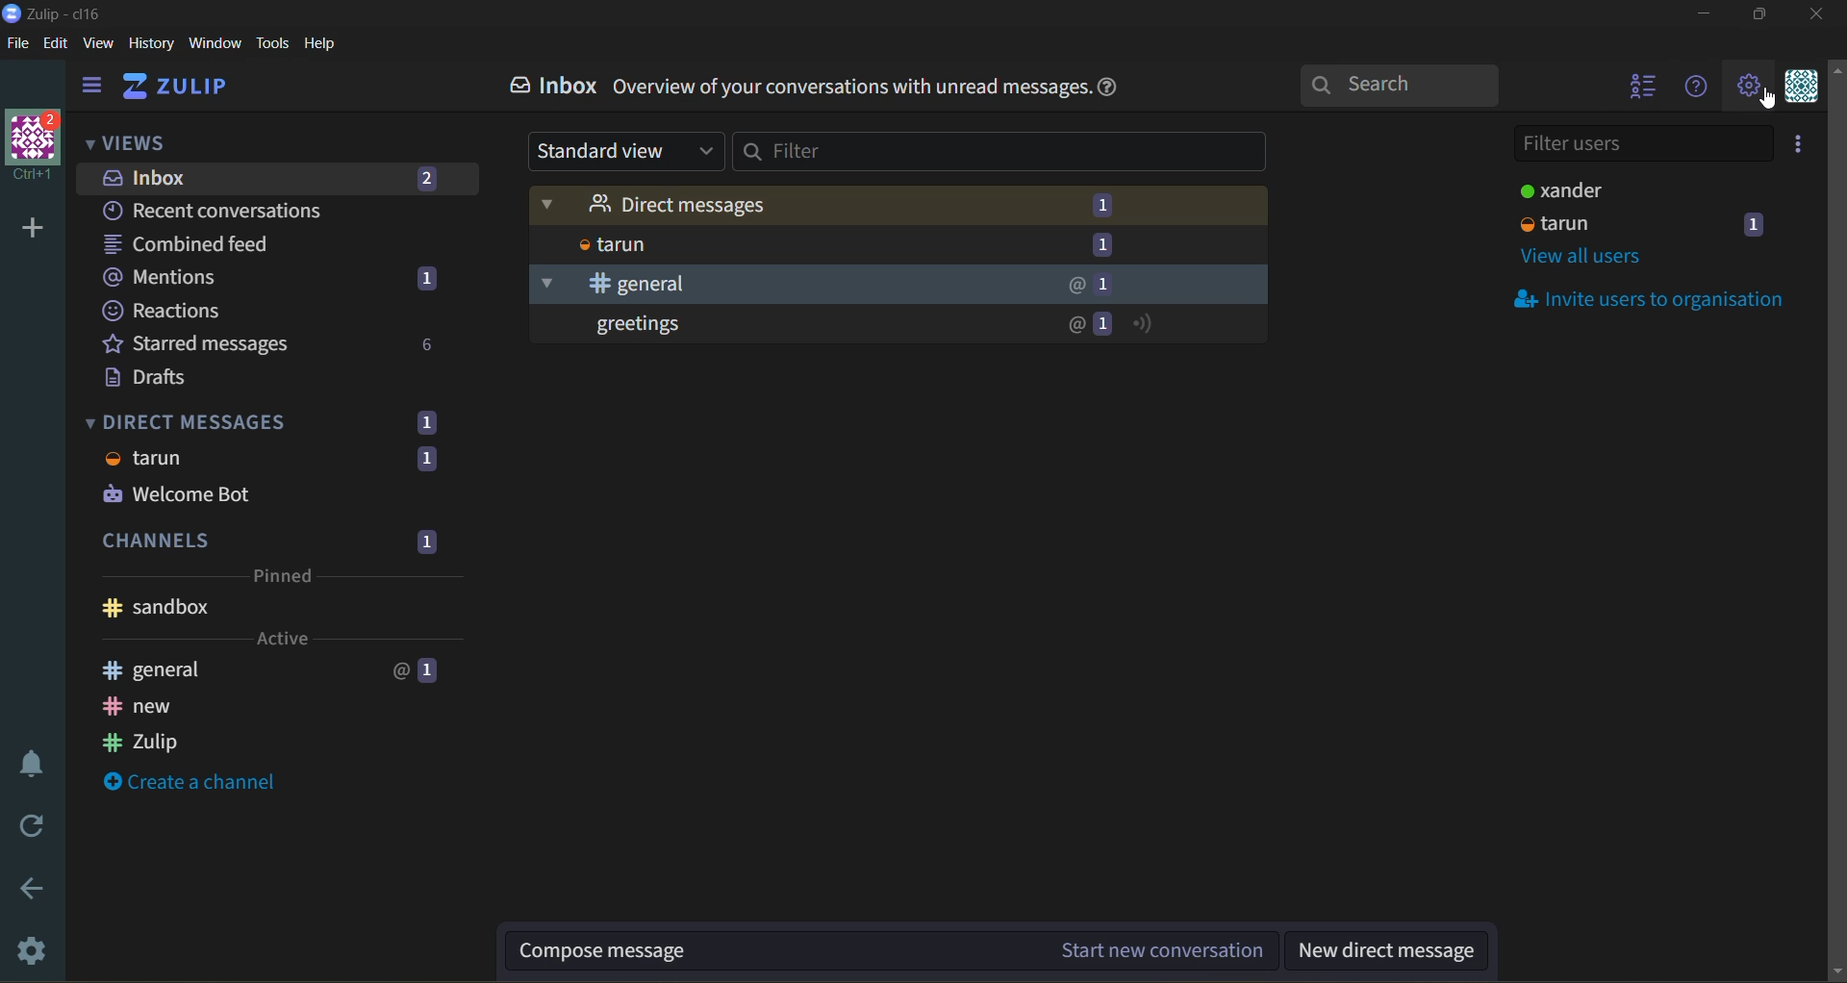  I want to click on reload, so click(31, 826).